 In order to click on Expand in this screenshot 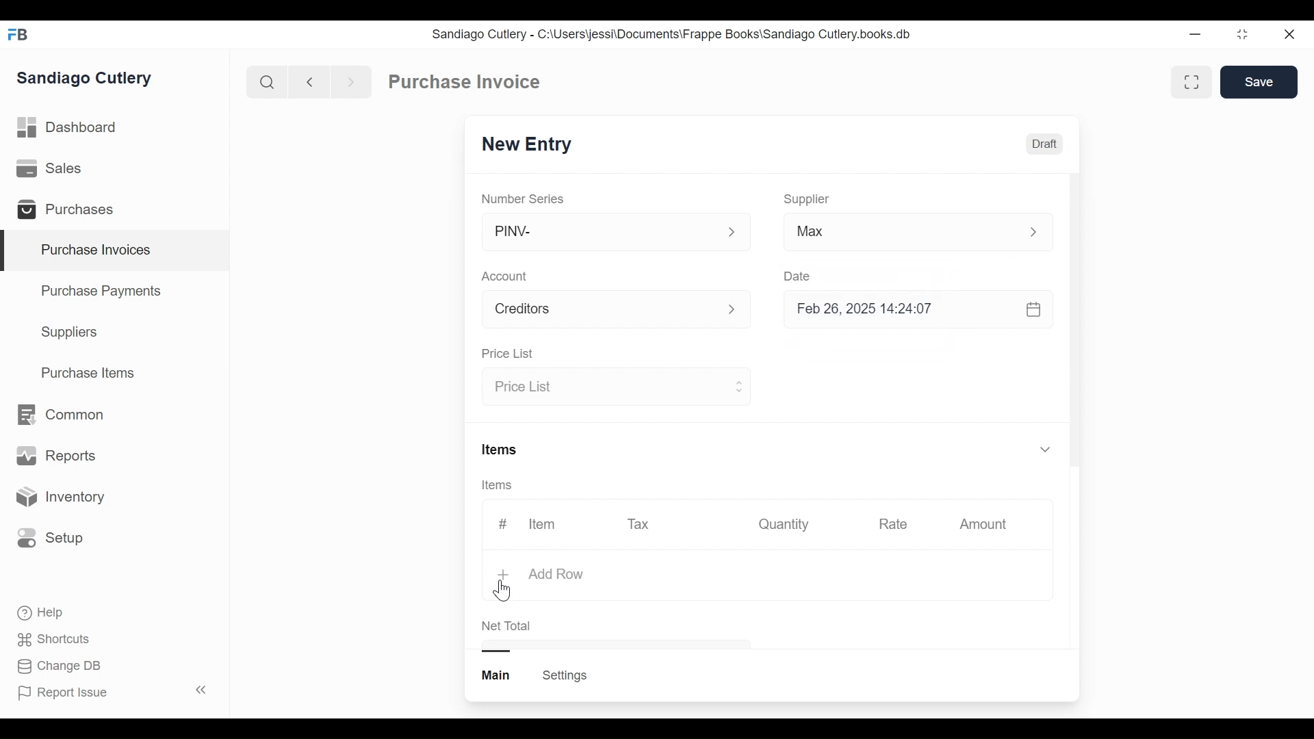, I will do `click(1044, 448)`.